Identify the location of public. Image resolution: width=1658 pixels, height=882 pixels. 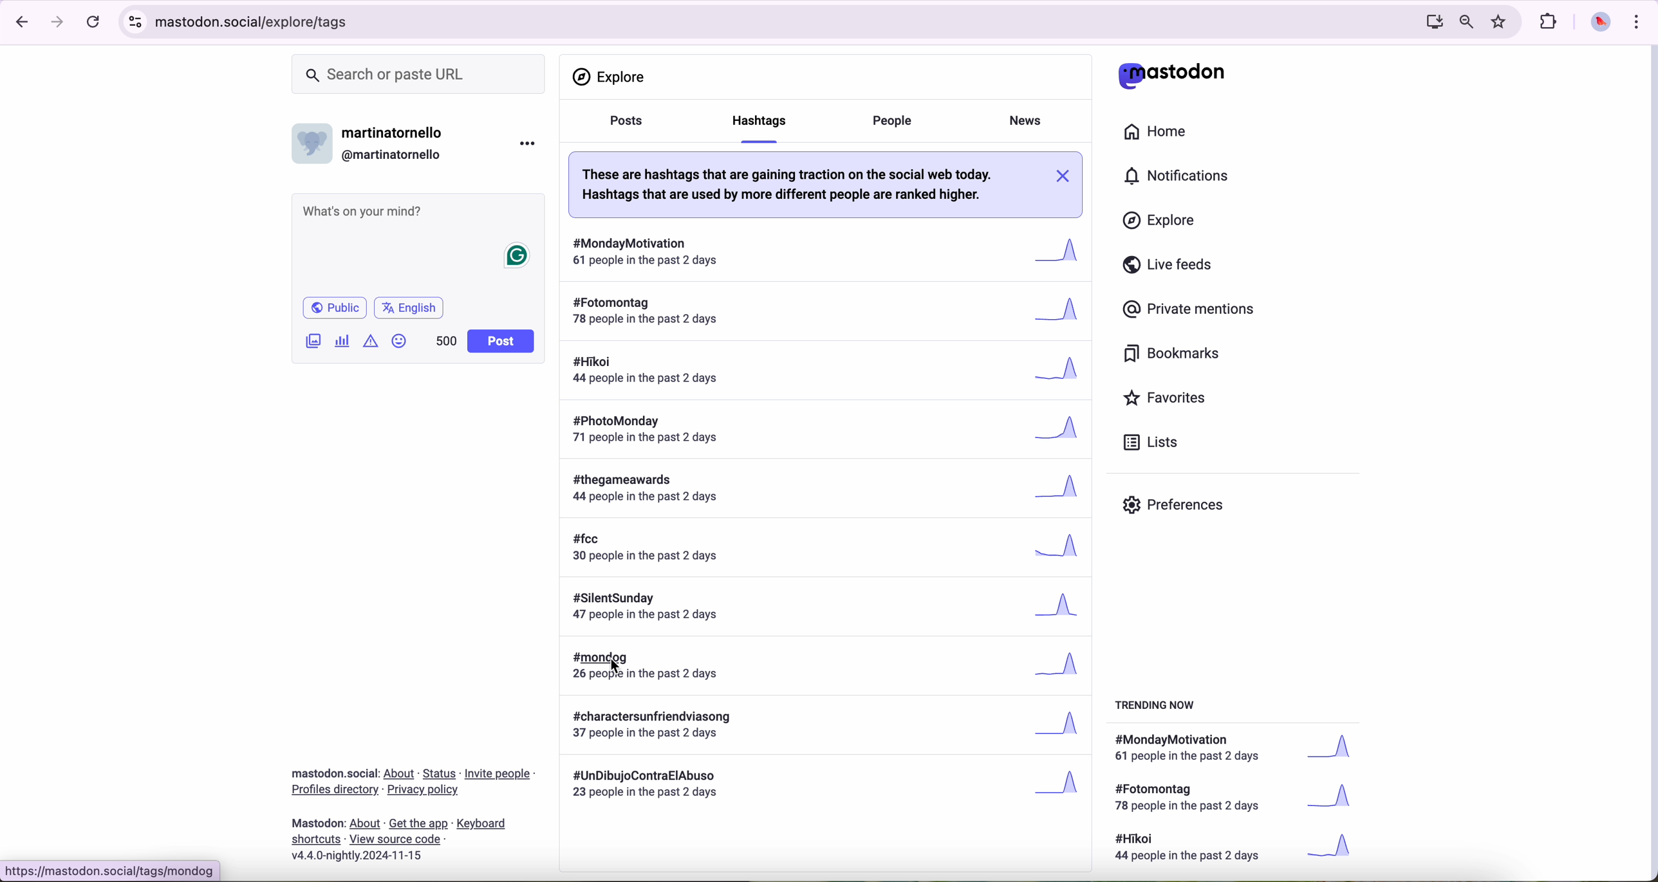
(337, 308).